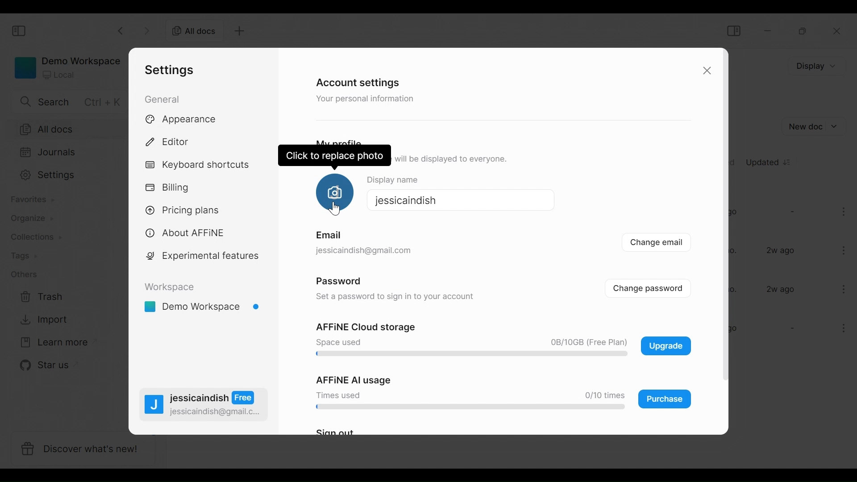 The width and height of the screenshot is (857, 482). Describe the element at coordinates (71, 153) in the screenshot. I see `Journal` at that location.